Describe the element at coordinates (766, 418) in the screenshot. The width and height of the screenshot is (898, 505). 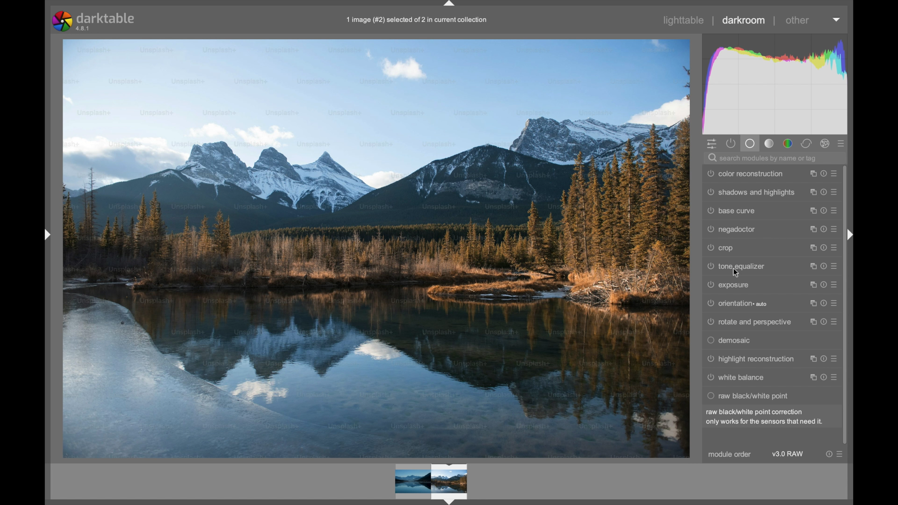
I see `raw black/white point correction
only works for the sensors that need it.` at that location.